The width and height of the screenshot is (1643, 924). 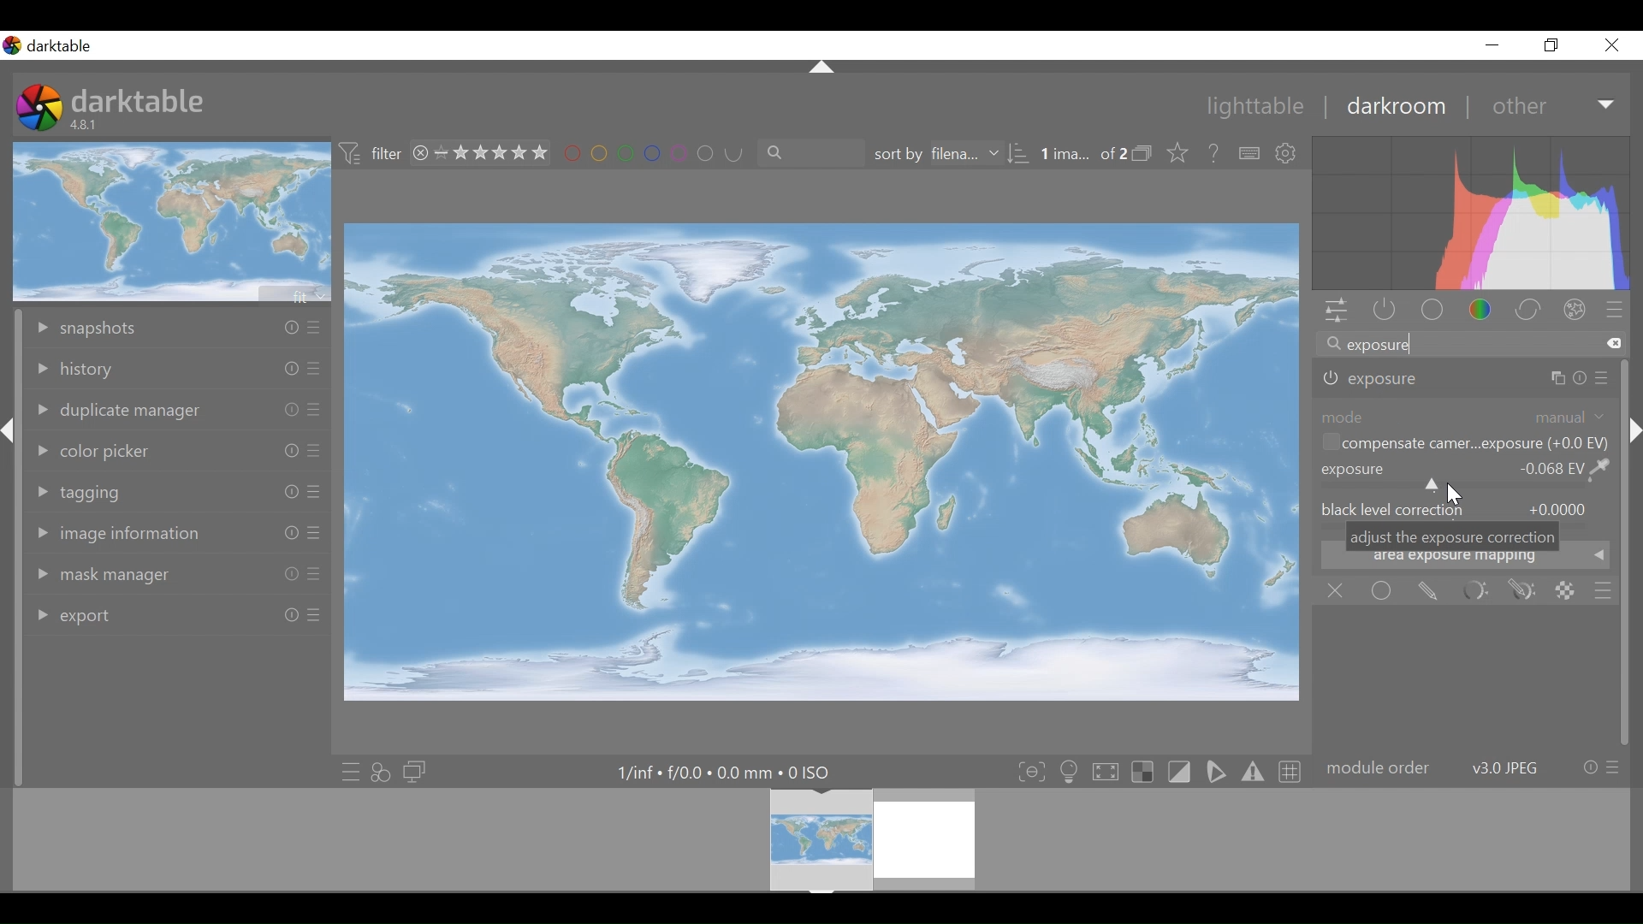 What do you see at coordinates (1144, 153) in the screenshot?
I see `collapse grouped image` at bounding box center [1144, 153].